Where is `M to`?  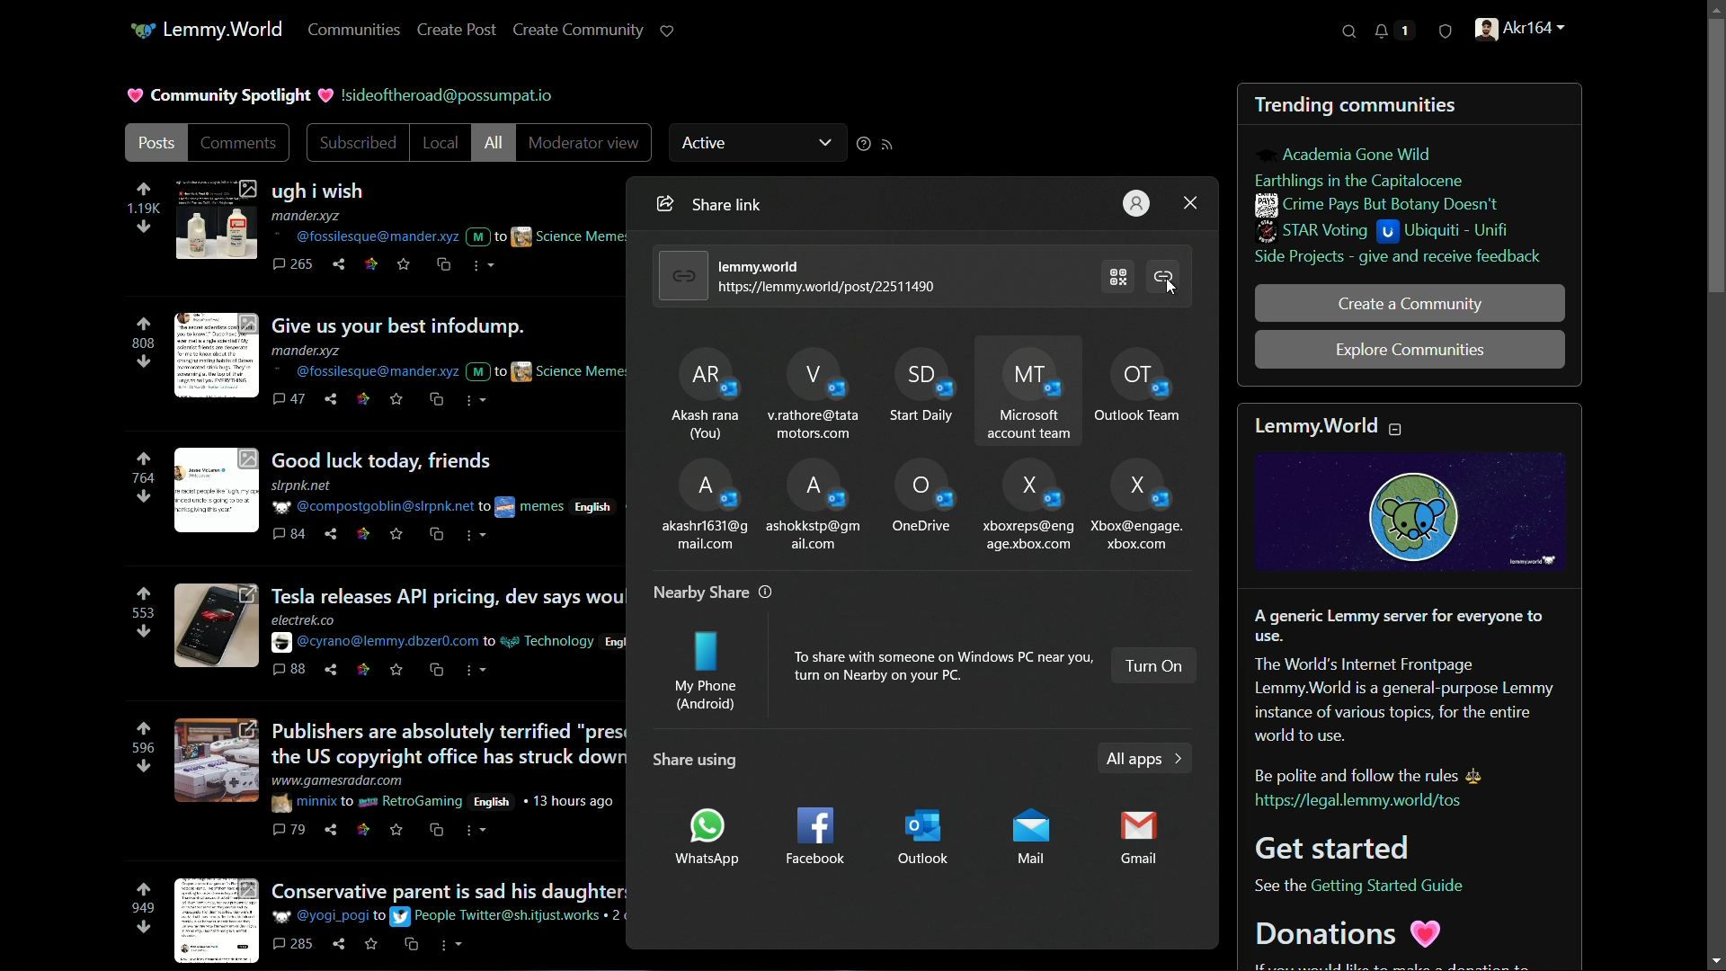 M to is located at coordinates (486, 371).